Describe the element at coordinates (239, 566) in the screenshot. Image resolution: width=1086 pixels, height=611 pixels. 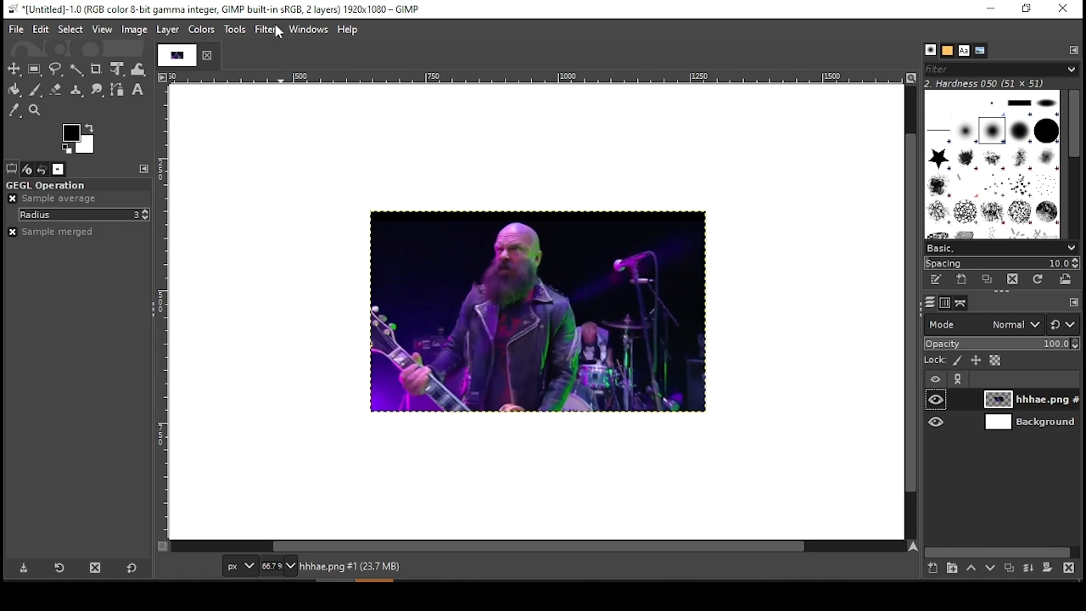
I see `units` at that location.